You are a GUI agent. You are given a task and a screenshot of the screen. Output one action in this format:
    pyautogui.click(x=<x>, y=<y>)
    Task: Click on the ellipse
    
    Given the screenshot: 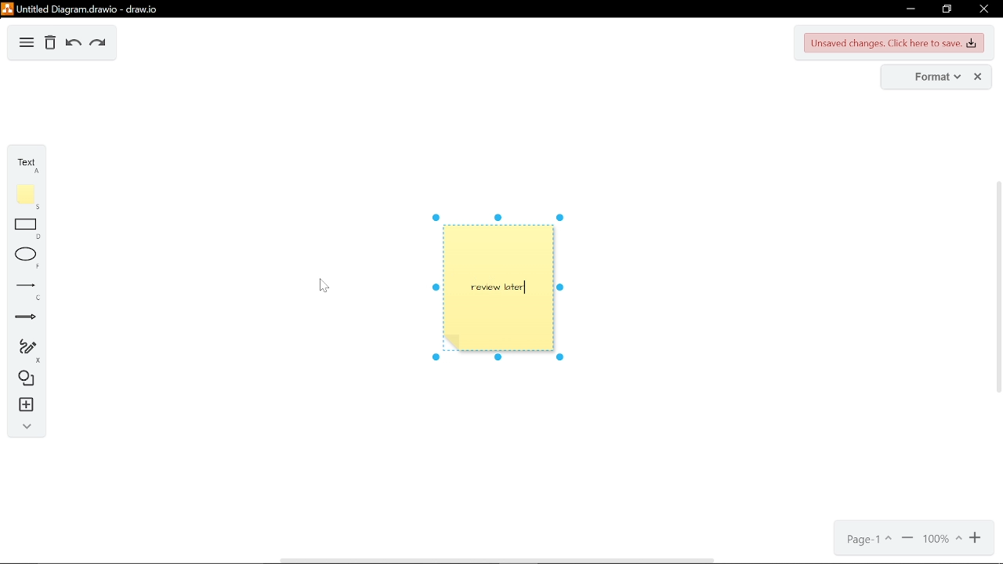 What is the action you would take?
    pyautogui.click(x=25, y=258)
    